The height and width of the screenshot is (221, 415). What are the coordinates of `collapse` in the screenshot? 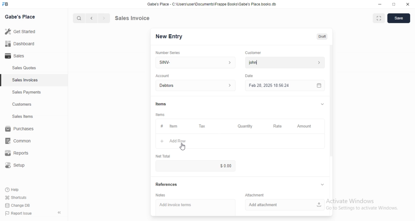 It's located at (60, 213).